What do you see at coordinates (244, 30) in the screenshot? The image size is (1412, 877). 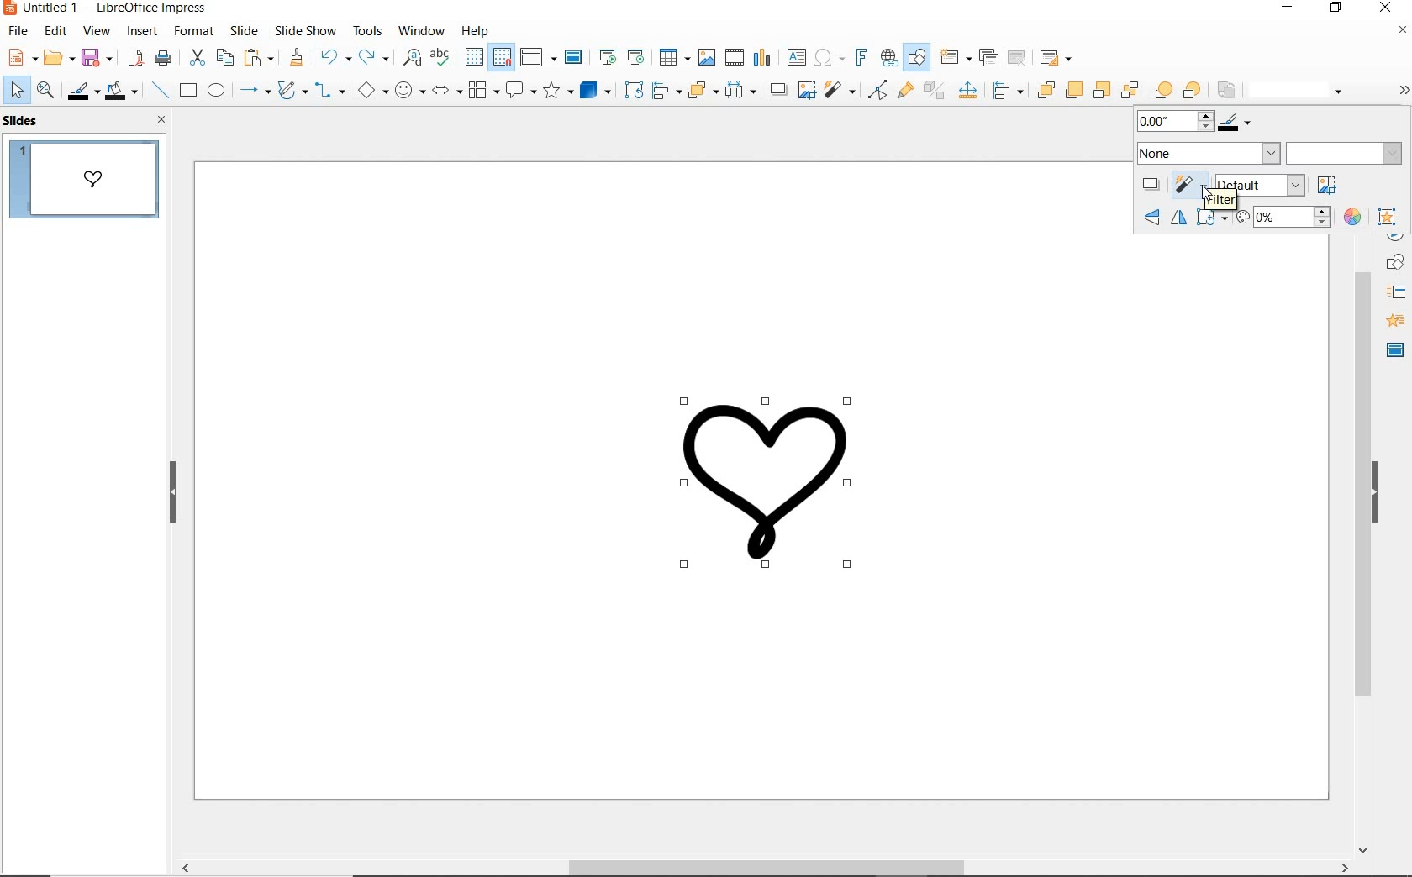 I see `slide` at bounding box center [244, 30].